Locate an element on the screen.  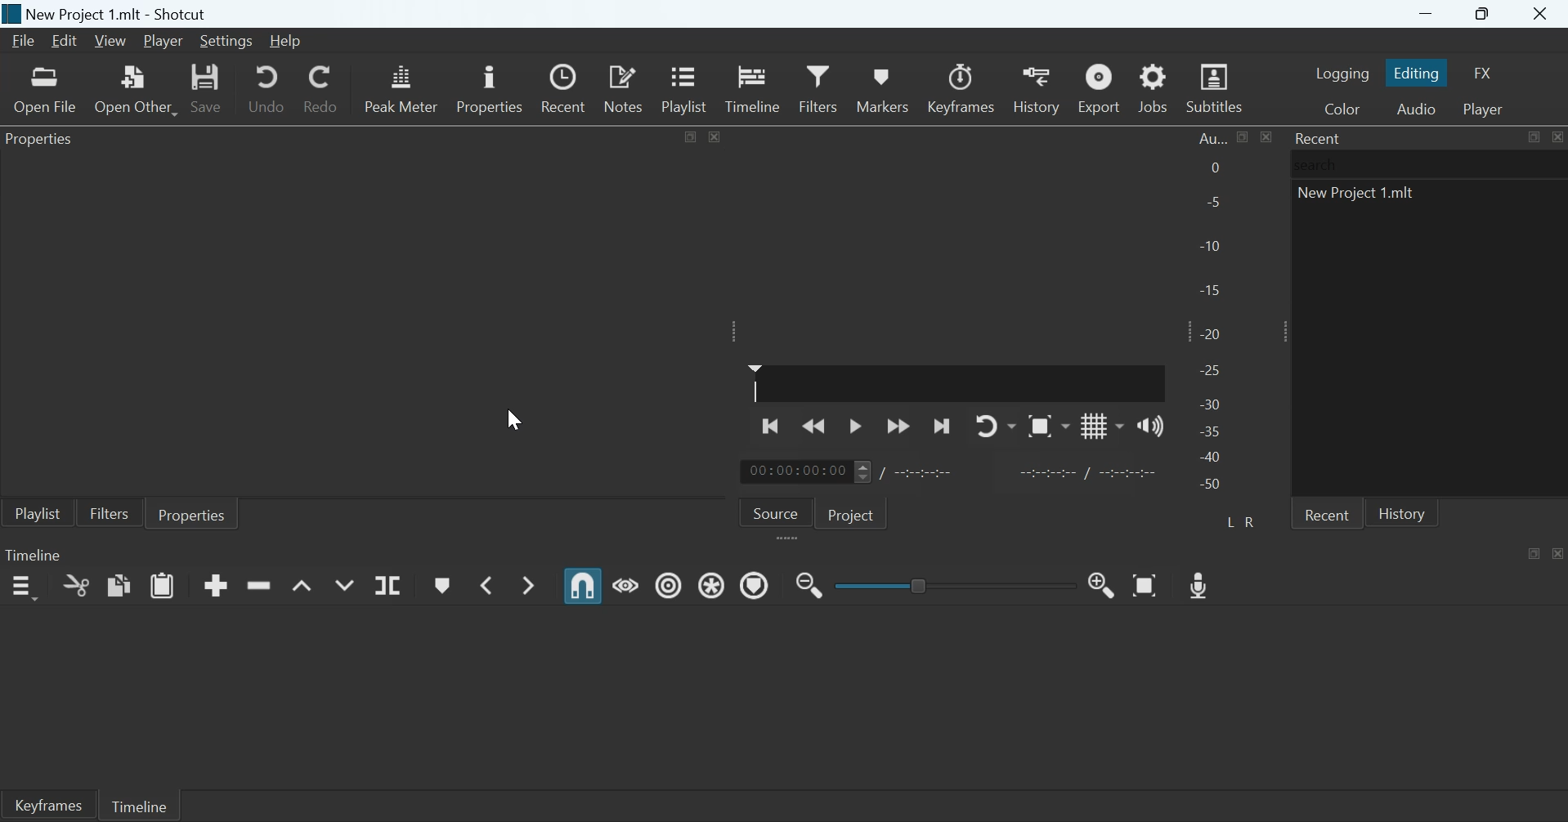
Ripple is located at coordinates (669, 584).